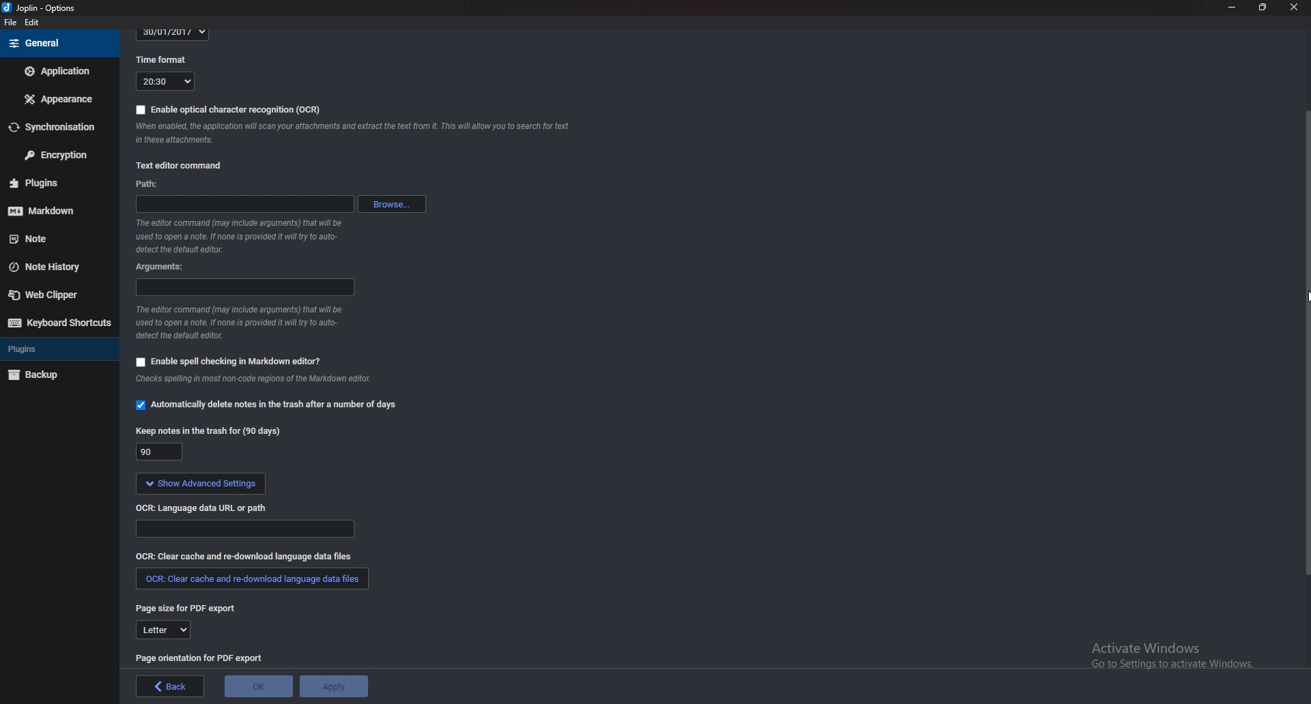  I want to click on Keep notes in the trash for, so click(212, 431).